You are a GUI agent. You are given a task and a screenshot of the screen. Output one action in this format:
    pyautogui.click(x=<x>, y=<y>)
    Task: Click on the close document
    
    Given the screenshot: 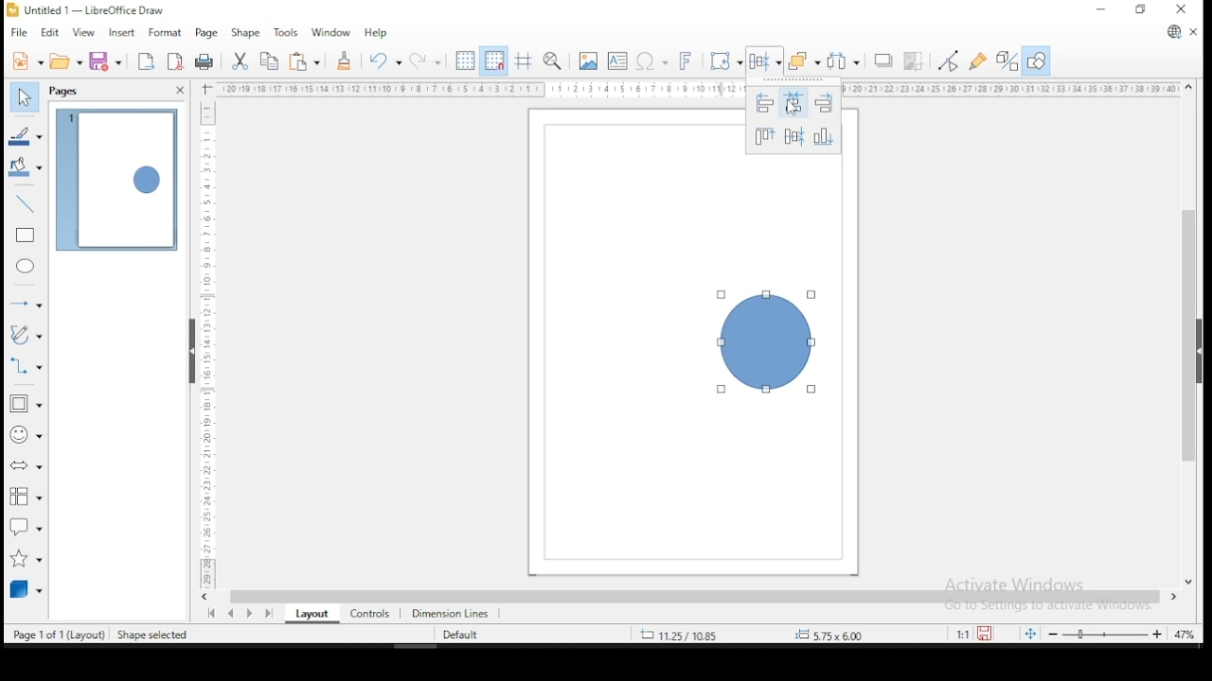 What is the action you would take?
    pyautogui.click(x=1193, y=30)
    